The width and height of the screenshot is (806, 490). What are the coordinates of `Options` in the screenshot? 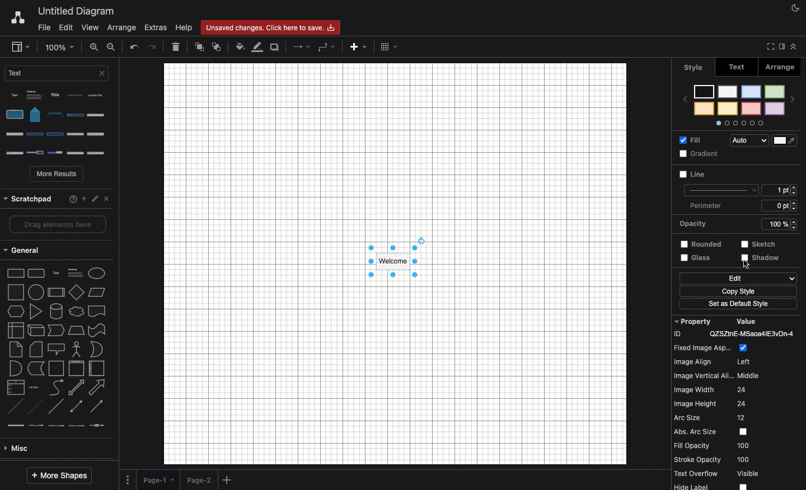 It's located at (60, 124).